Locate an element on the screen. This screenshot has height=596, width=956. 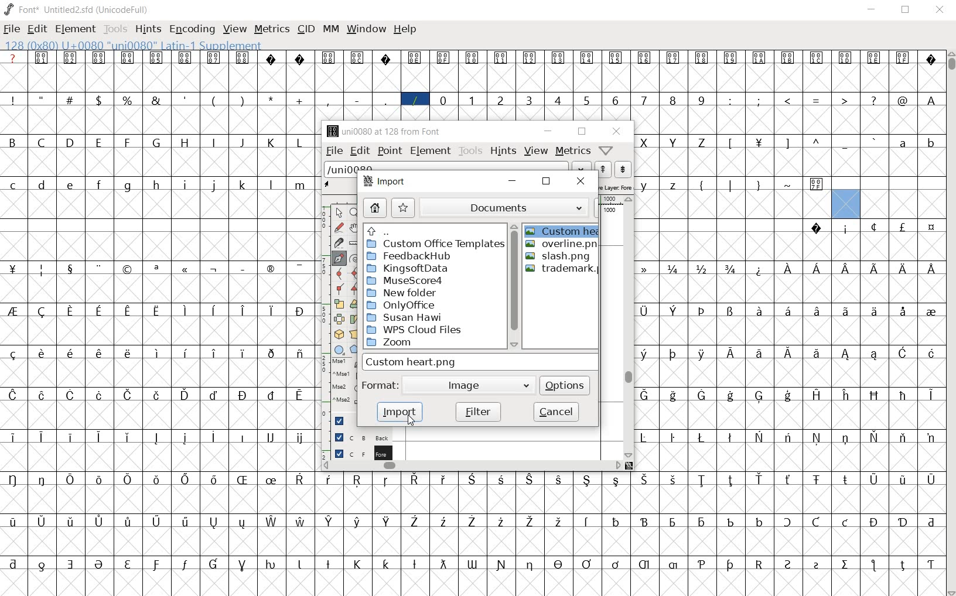
glyph is located at coordinates (185, 59).